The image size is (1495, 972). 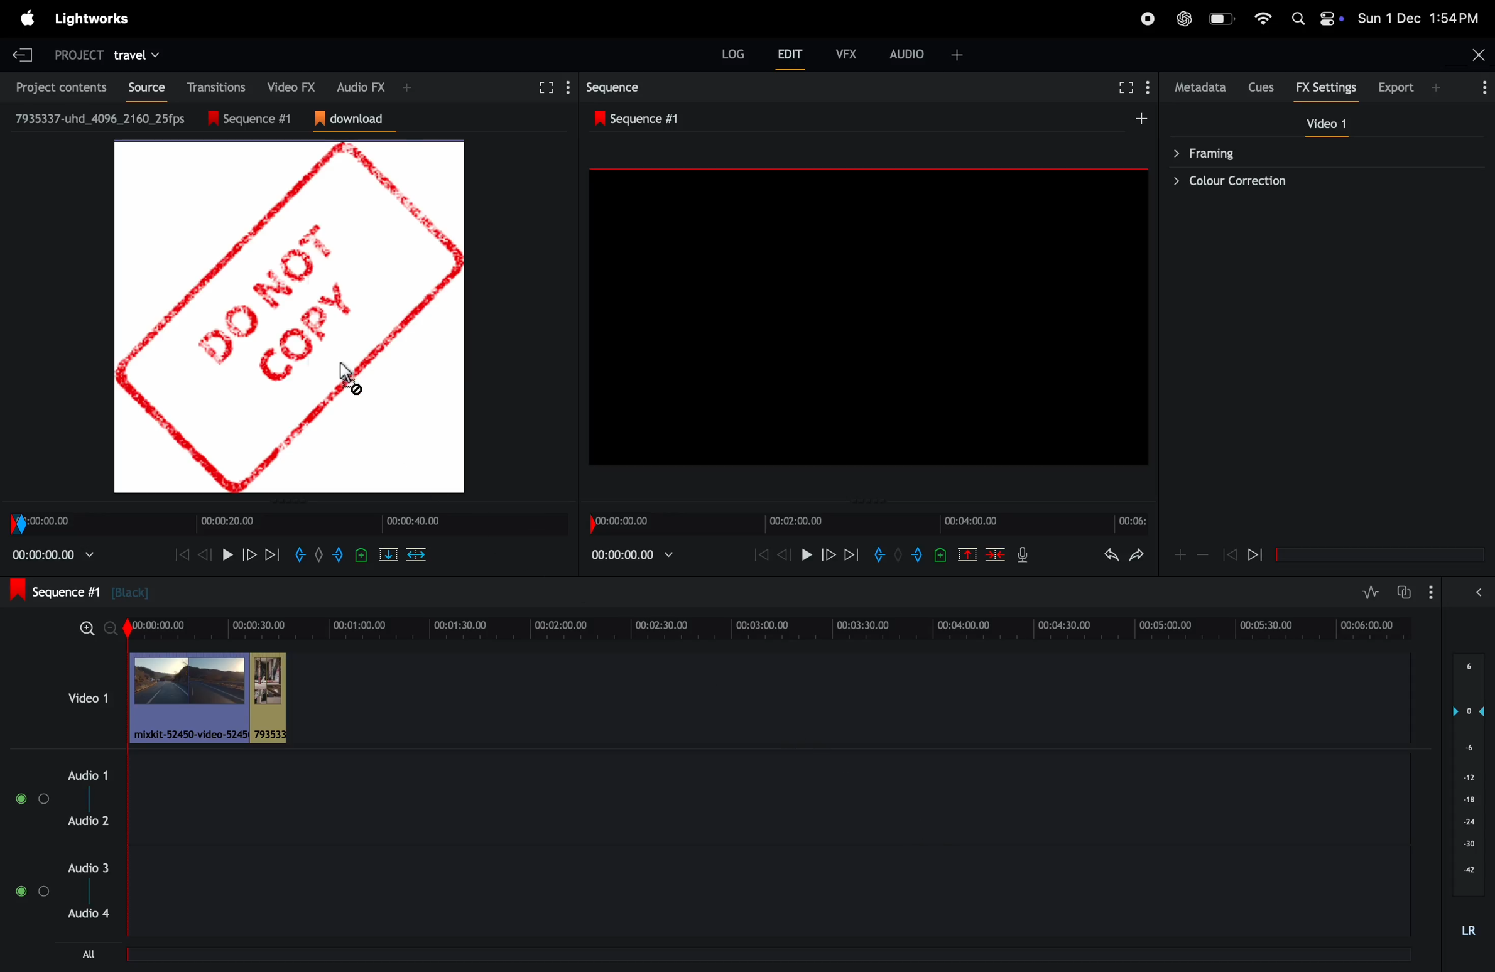 What do you see at coordinates (1141, 118) in the screenshot?
I see `Add` at bounding box center [1141, 118].